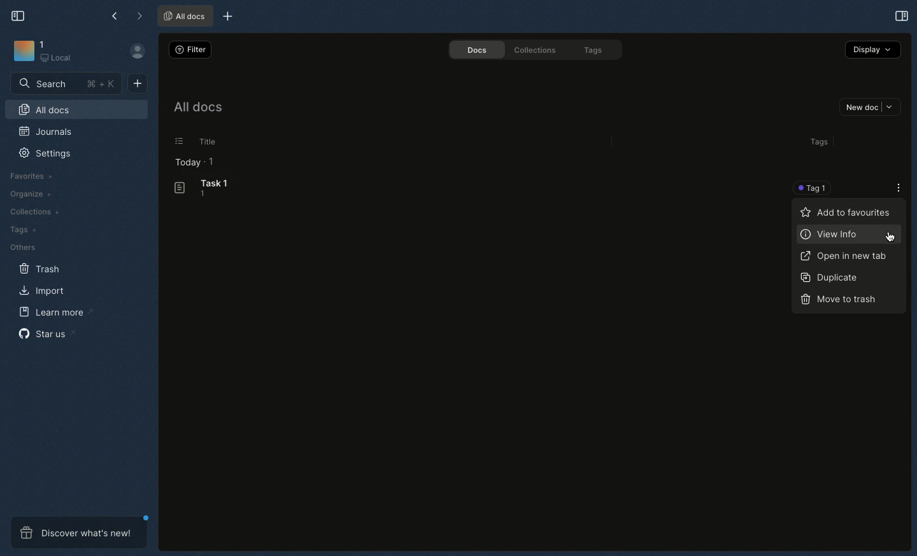  I want to click on Open in new tab, so click(845, 257).